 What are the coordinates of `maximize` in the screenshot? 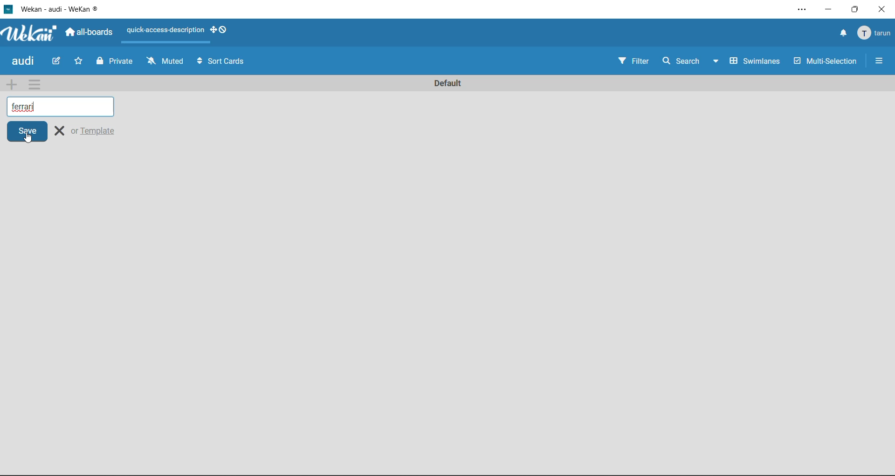 It's located at (856, 9).